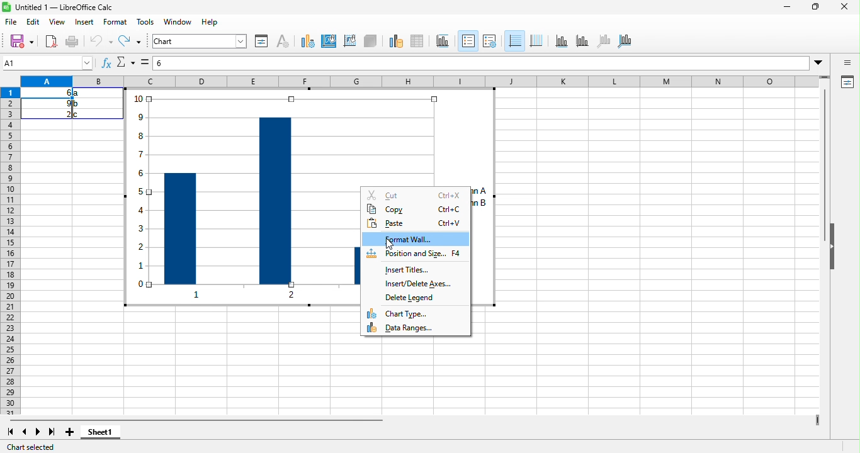 This screenshot has width=860, height=453. What do you see at coordinates (199, 42) in the screenshot?
I see `chart ` at bounding box center [199, 42].